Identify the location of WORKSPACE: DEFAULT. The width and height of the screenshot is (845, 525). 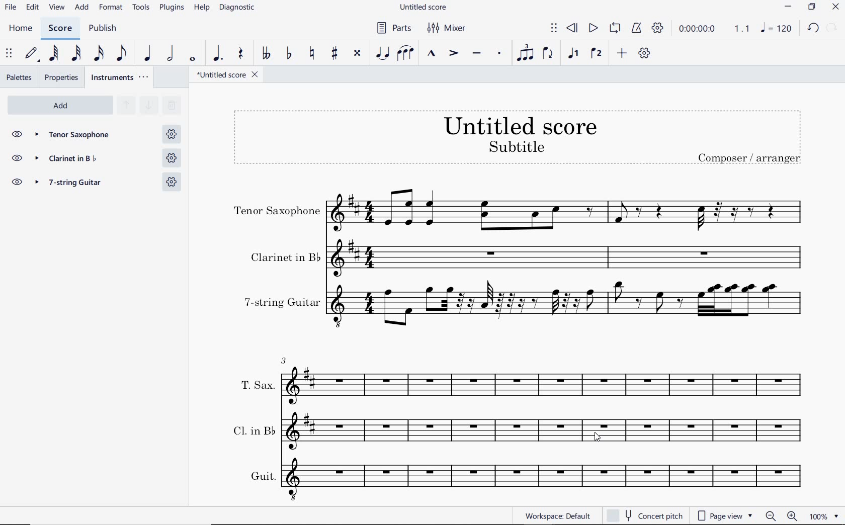
(557, 514).